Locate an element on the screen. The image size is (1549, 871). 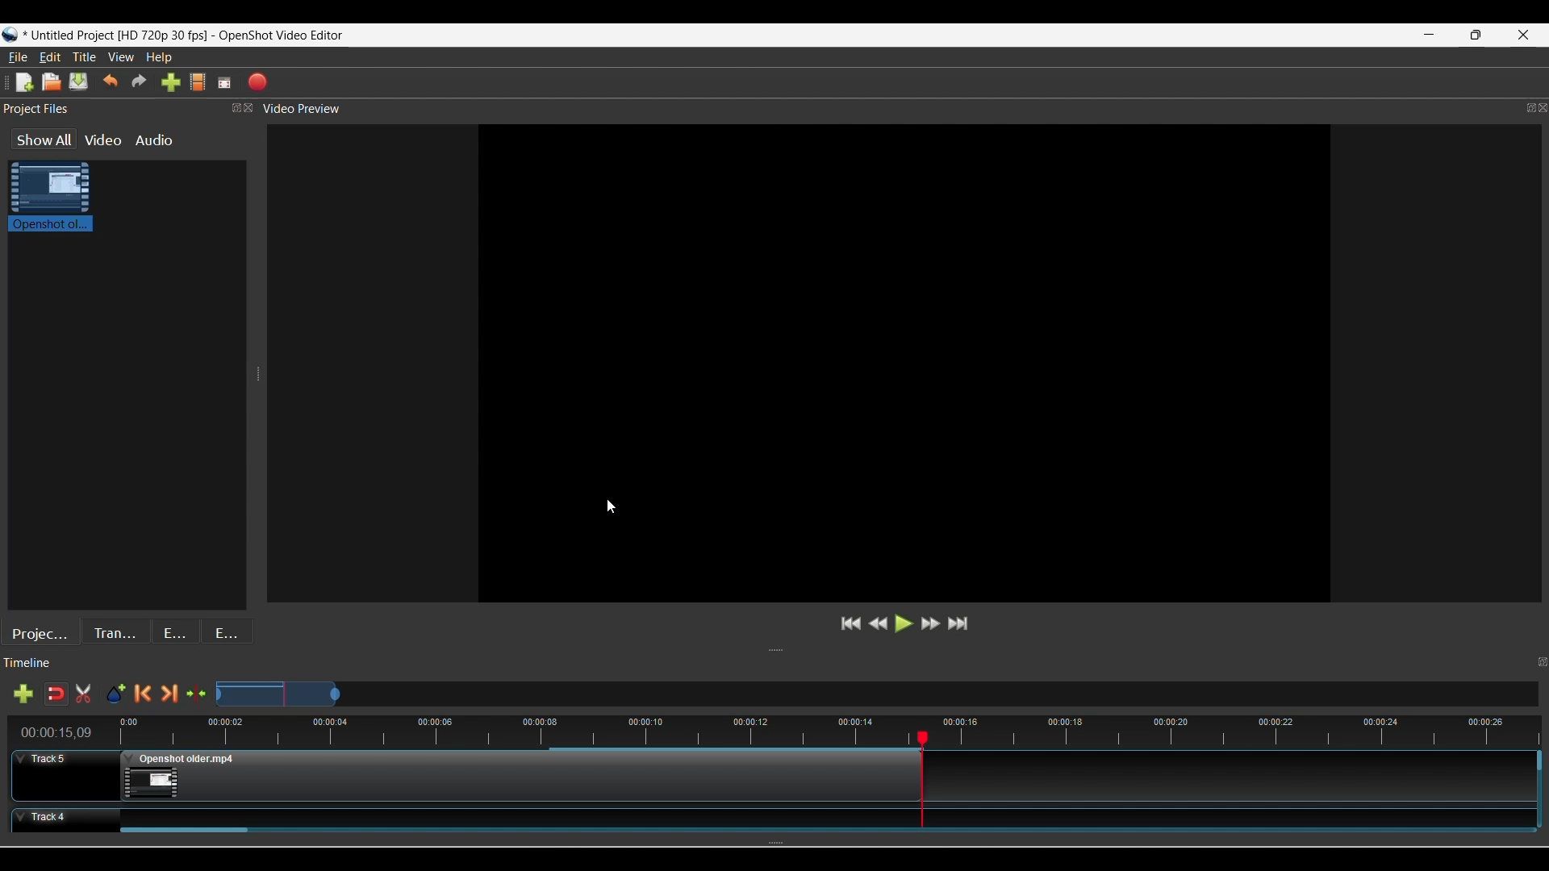
New file is located at coordinates (24, 82).